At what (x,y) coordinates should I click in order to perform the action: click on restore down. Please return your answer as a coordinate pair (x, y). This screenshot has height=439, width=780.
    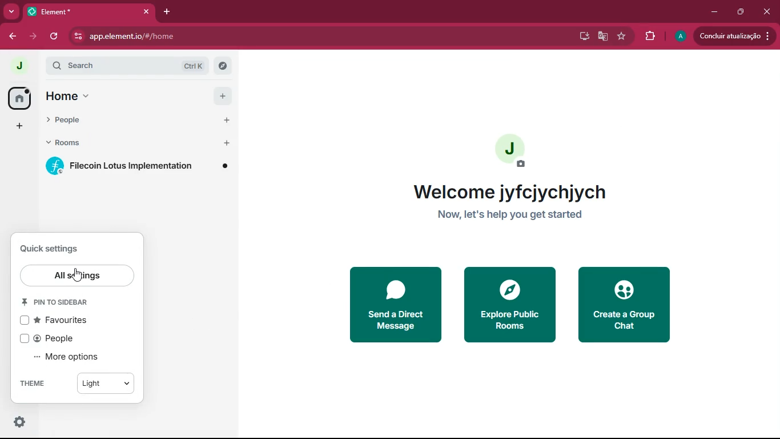
    Looking at the image, I should click on (740, 13).